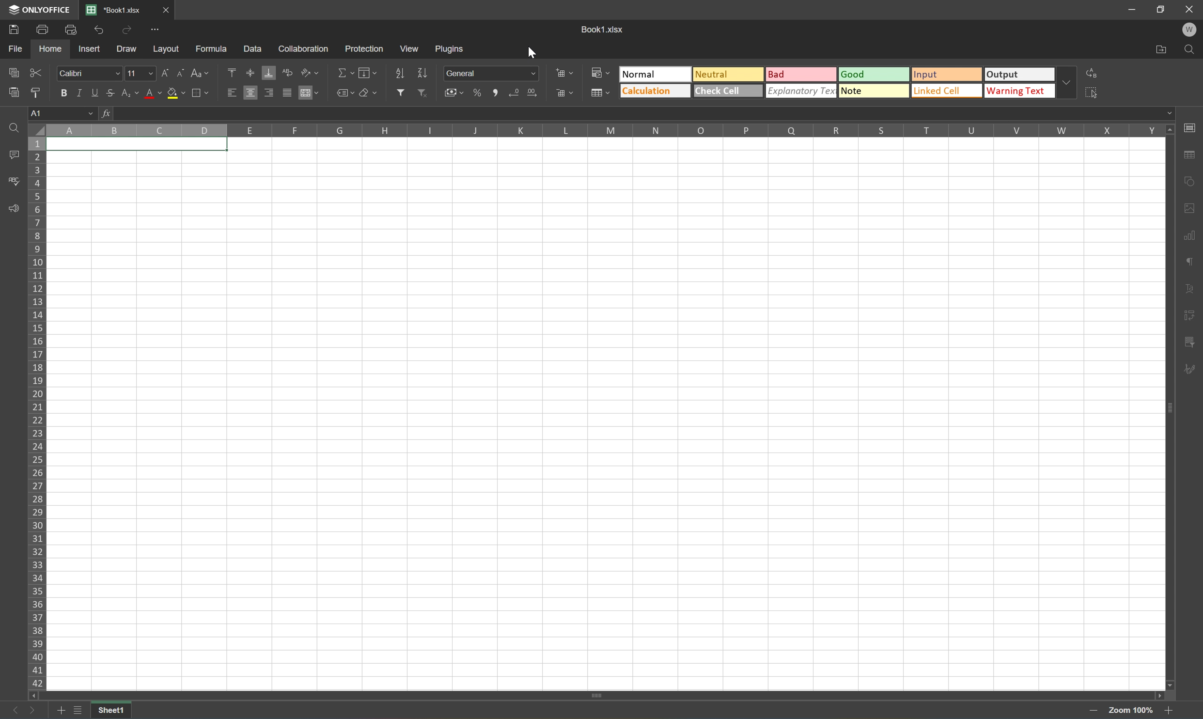  I want to click on Decrease decimal, so click(516, 93).